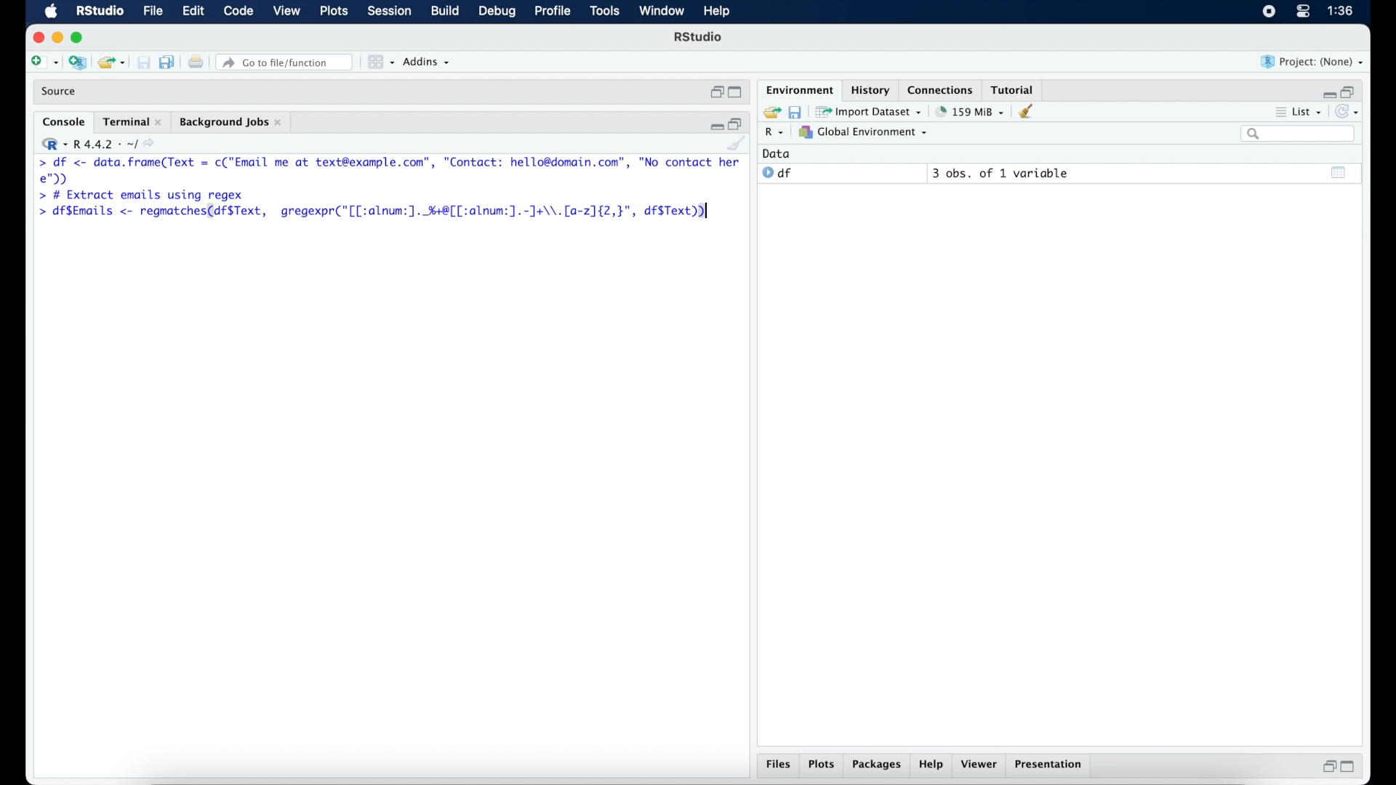  What do you see at coordinates (662, 12) in the screenshot?
I see `window` at bounding box center [662, 12].